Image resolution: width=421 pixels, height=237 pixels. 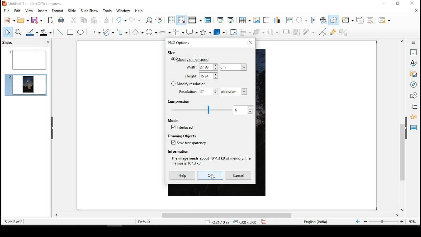 I want to click on show grid, so click(x=171, y=20).